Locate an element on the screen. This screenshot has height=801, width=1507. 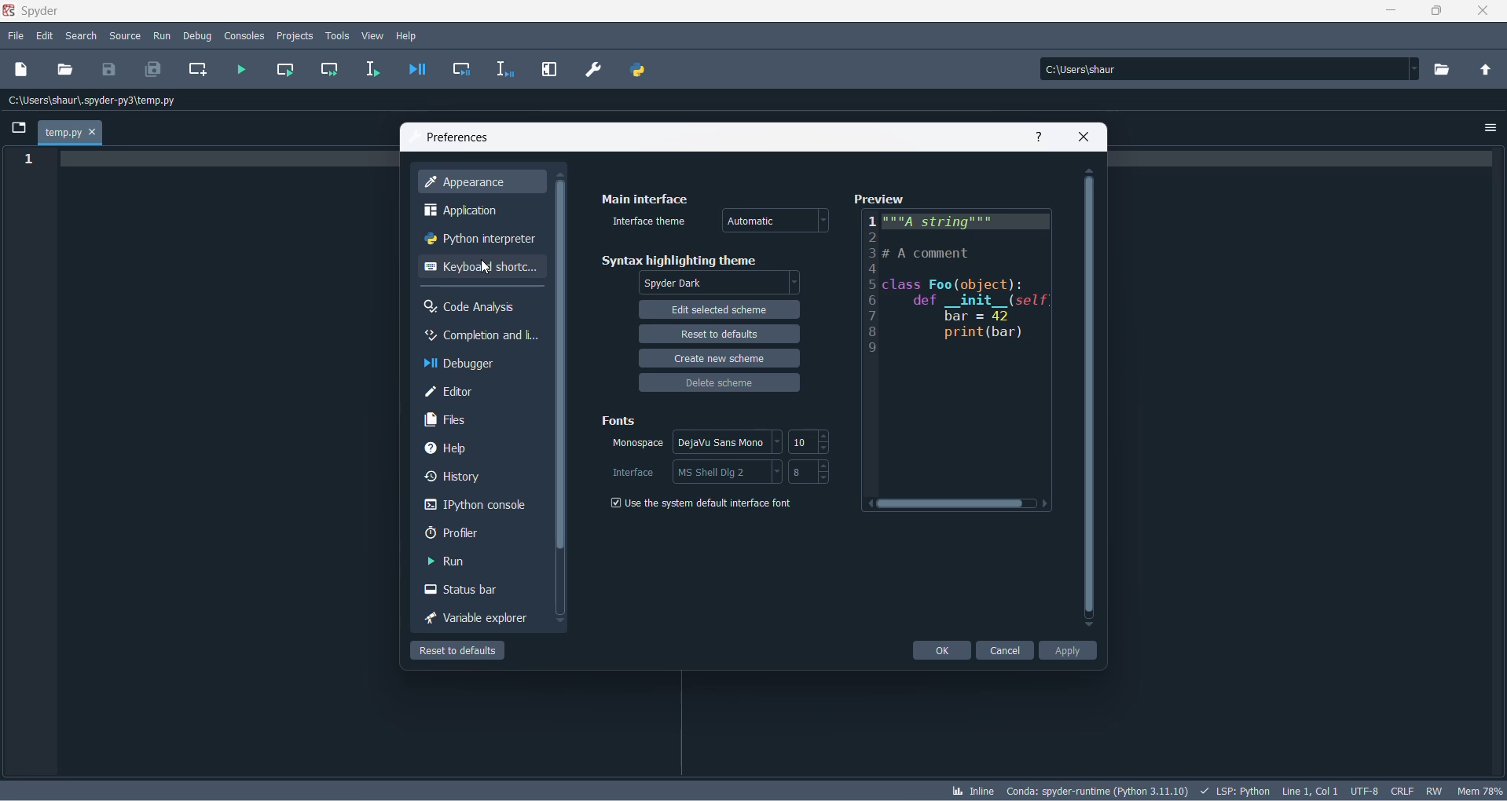
edit selected theme is located at coordinates (718, 309).